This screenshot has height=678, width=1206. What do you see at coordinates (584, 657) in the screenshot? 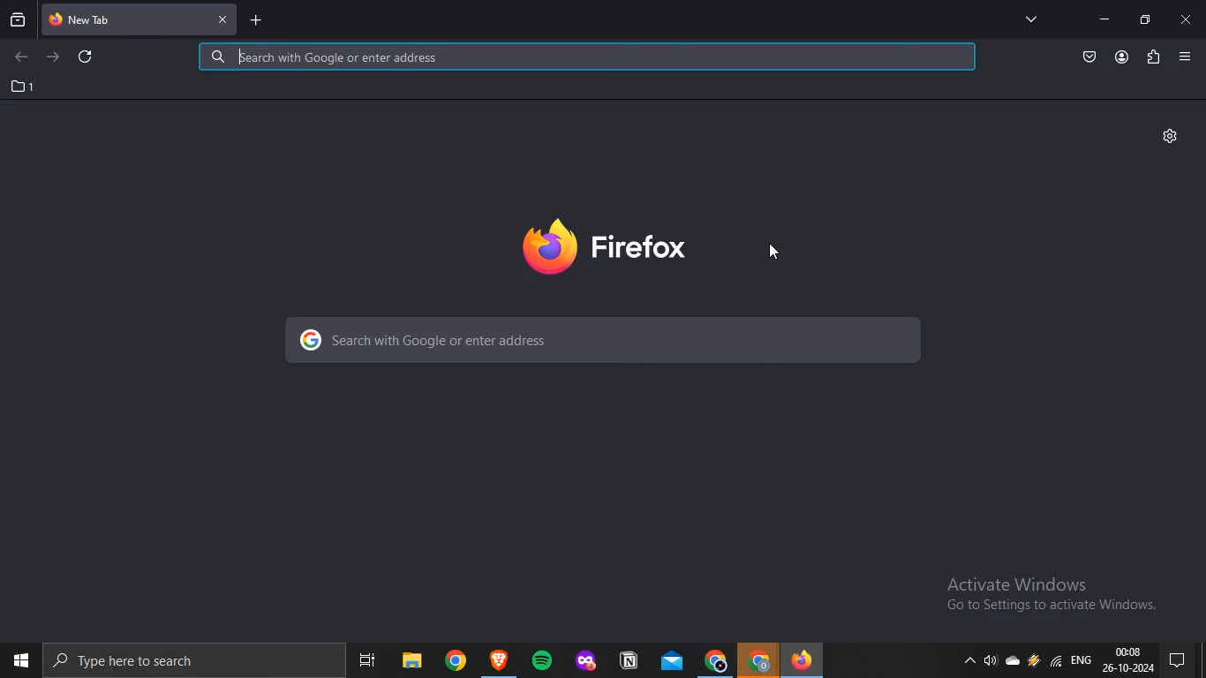
I see `app icon` at bounding box center [584, 657].